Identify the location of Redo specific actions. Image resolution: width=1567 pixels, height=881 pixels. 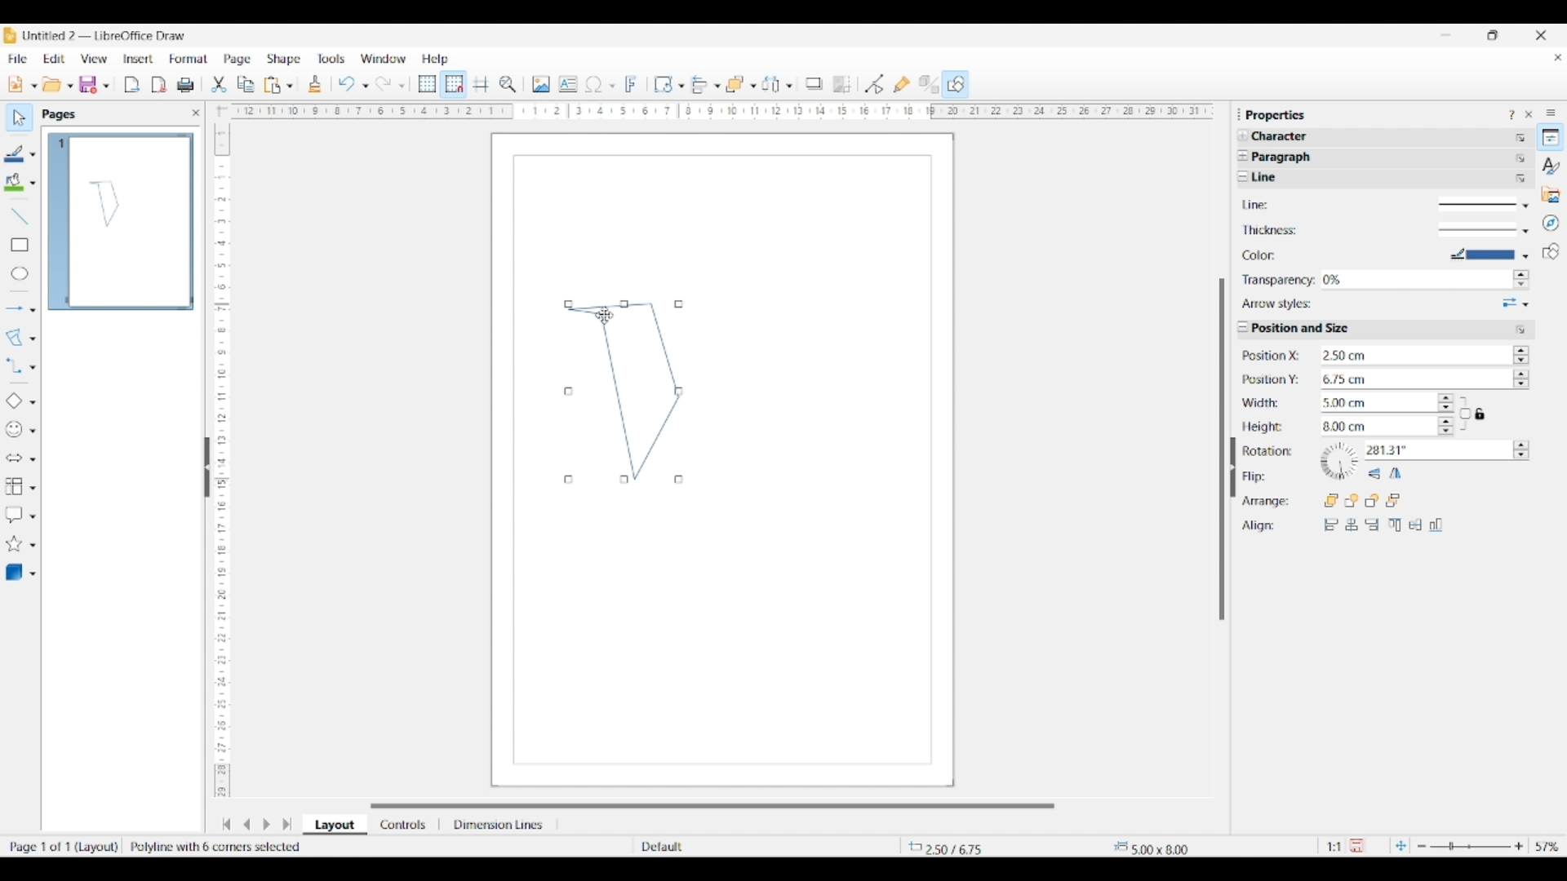
(402, 86).